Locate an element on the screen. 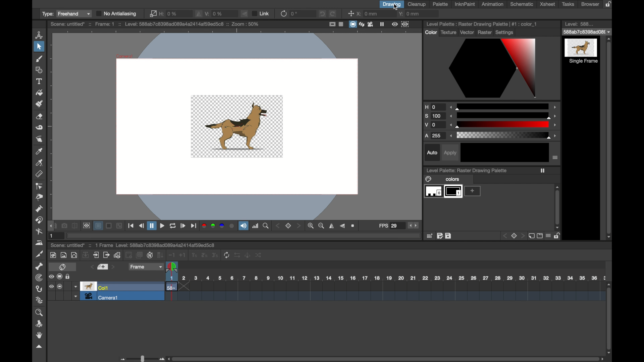 The height and width of the screenshot is (362, 644). color picker tool is located at coordinates (39, 152).